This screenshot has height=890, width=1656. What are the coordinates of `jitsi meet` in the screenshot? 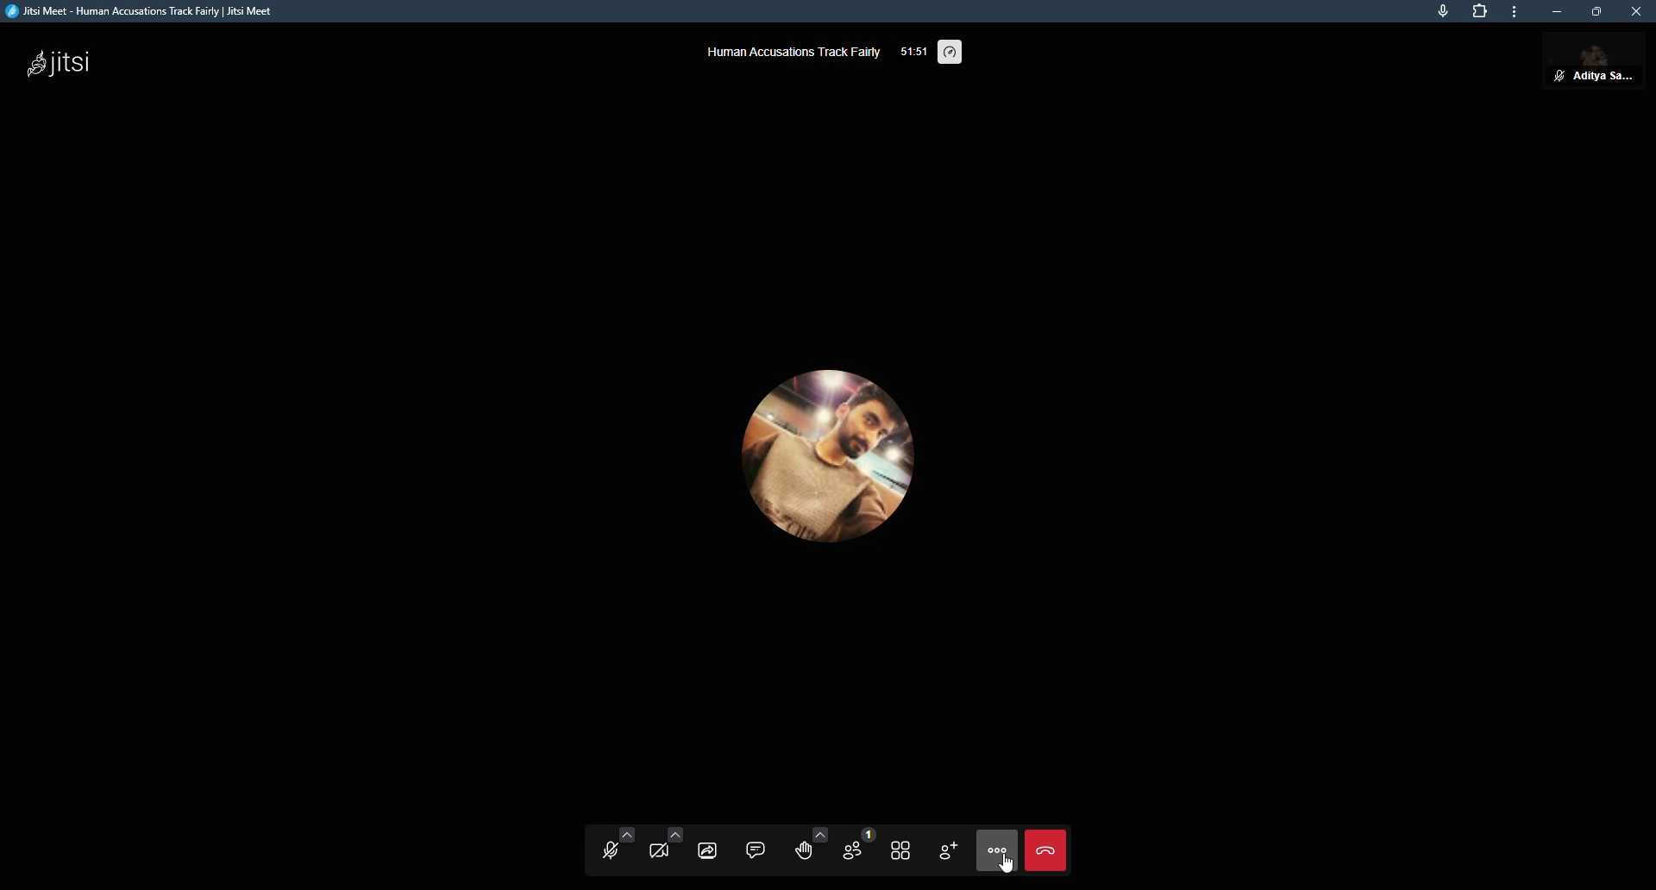 It's located at (138, 9).